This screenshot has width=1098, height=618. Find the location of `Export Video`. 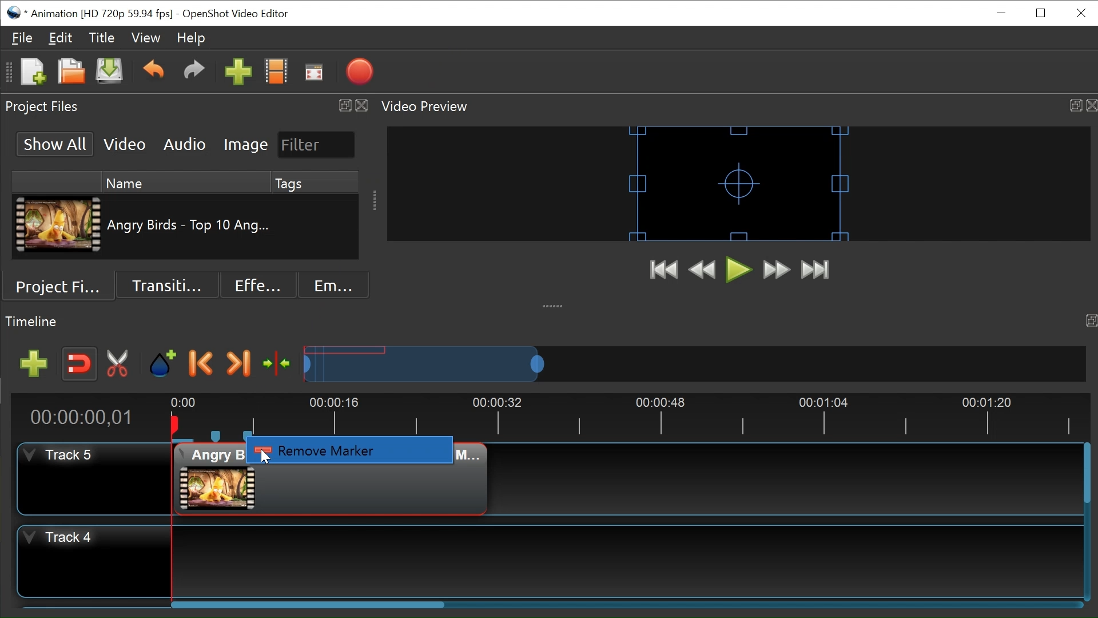

Export Video is located at coordinates (359, 73).